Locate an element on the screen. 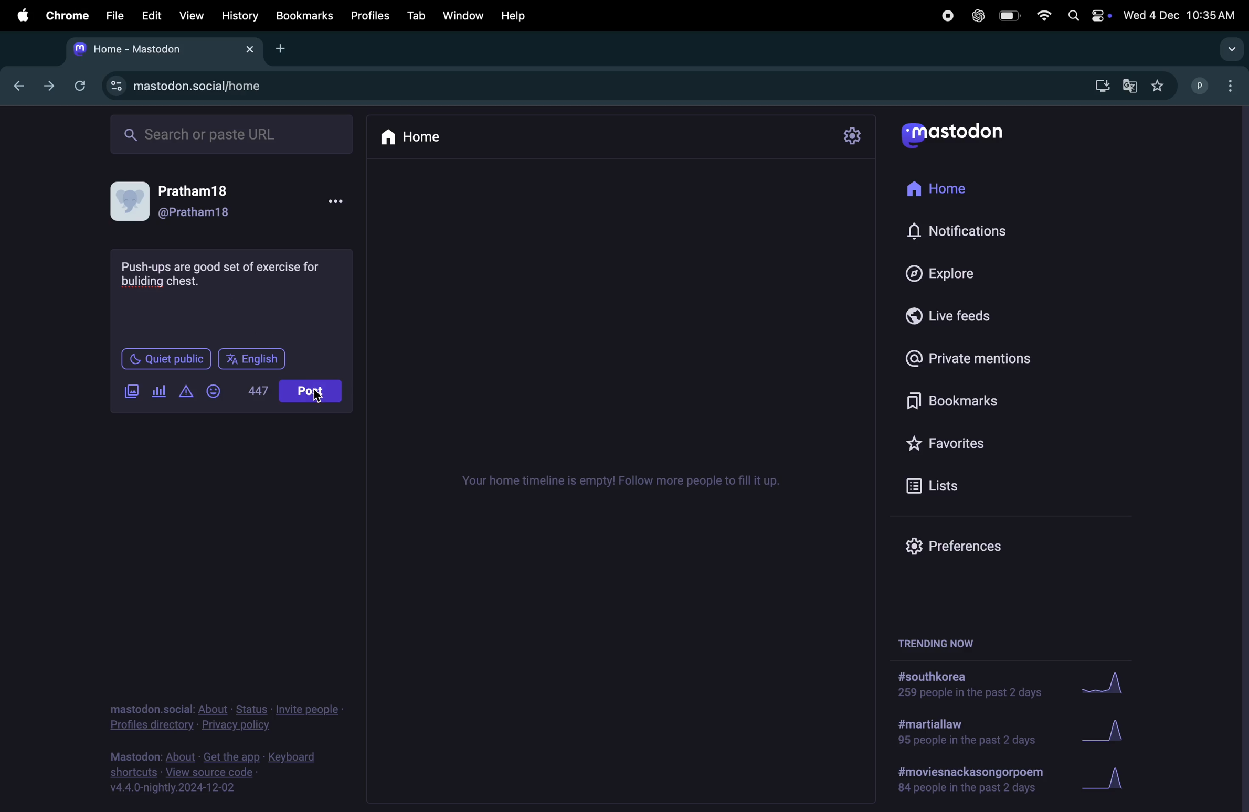  Lists is located at coordinates (940, 485).